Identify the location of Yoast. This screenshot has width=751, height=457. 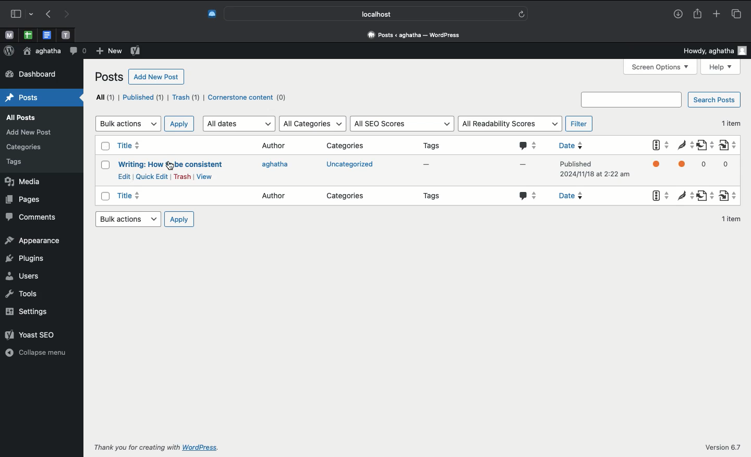
(659, 167).